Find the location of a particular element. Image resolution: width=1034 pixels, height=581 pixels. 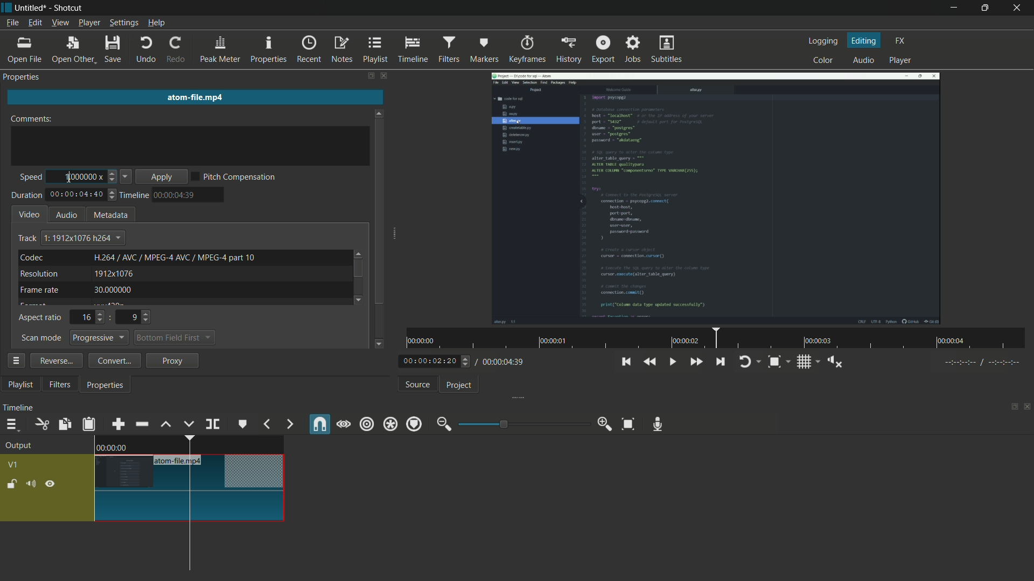

markers is located at coordinates (485, 50).